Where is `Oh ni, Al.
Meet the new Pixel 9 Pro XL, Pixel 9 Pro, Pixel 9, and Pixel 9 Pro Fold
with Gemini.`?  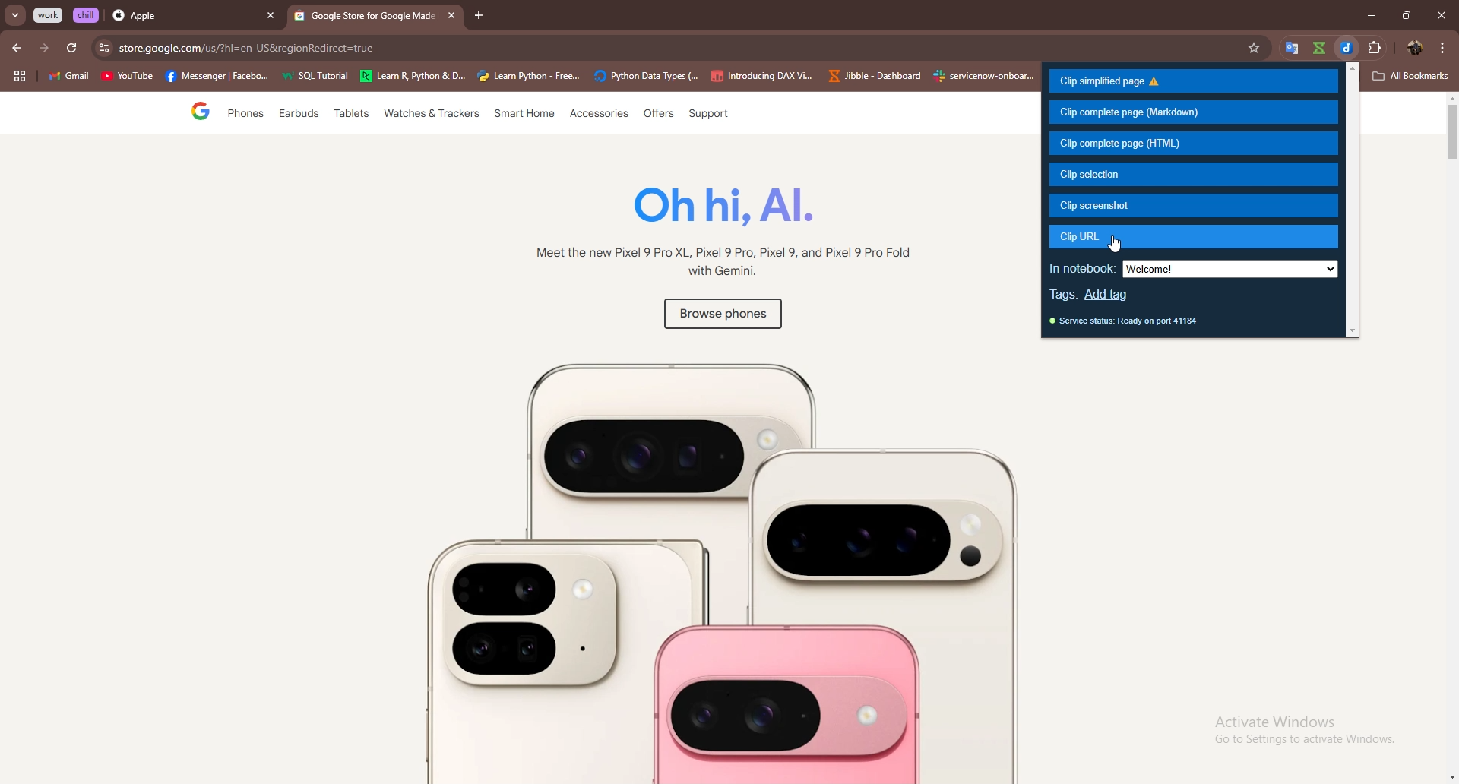
Oh ni, Al.
Meet the new Pixel 9 Pro XL, Pixel 9 Pro, Pixel 9, and Pixel 9 Pro Fold
with Gemini. is located at coordinates (714, 236).